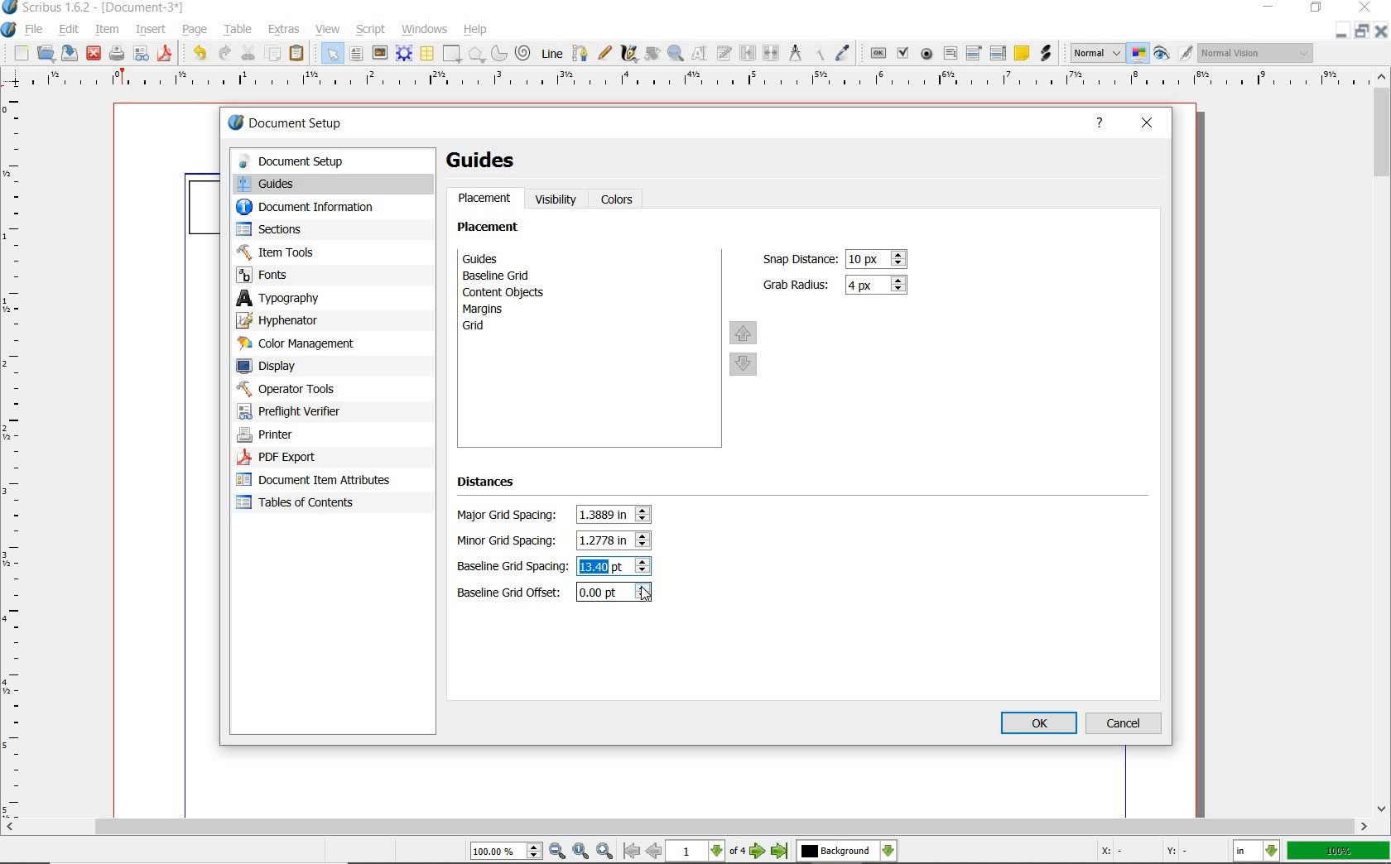 This screenshot has width=1391, height=864. Describe the element at coordinates (847, 852) in the screenshot. I see `select the current layer` at that location.